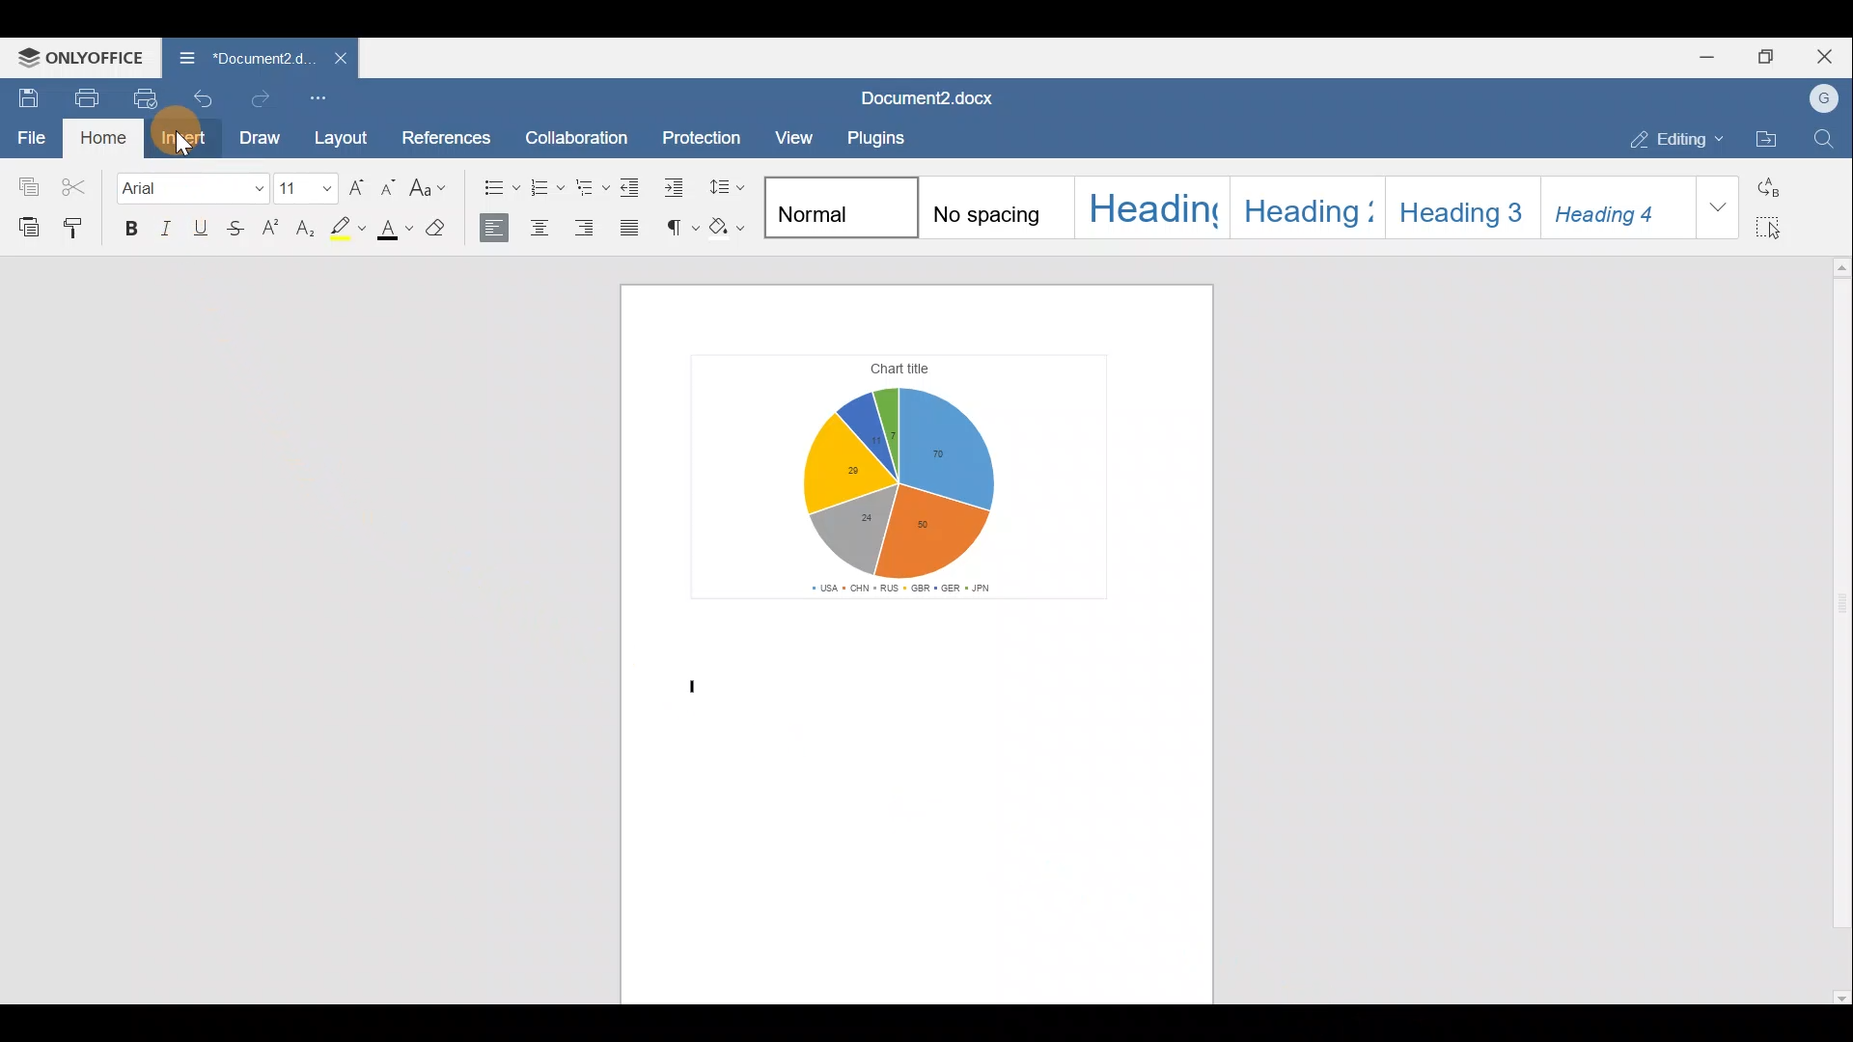 This screenshot has height=1042, width=1853. I want to click on Numbering, so click(545, 186).